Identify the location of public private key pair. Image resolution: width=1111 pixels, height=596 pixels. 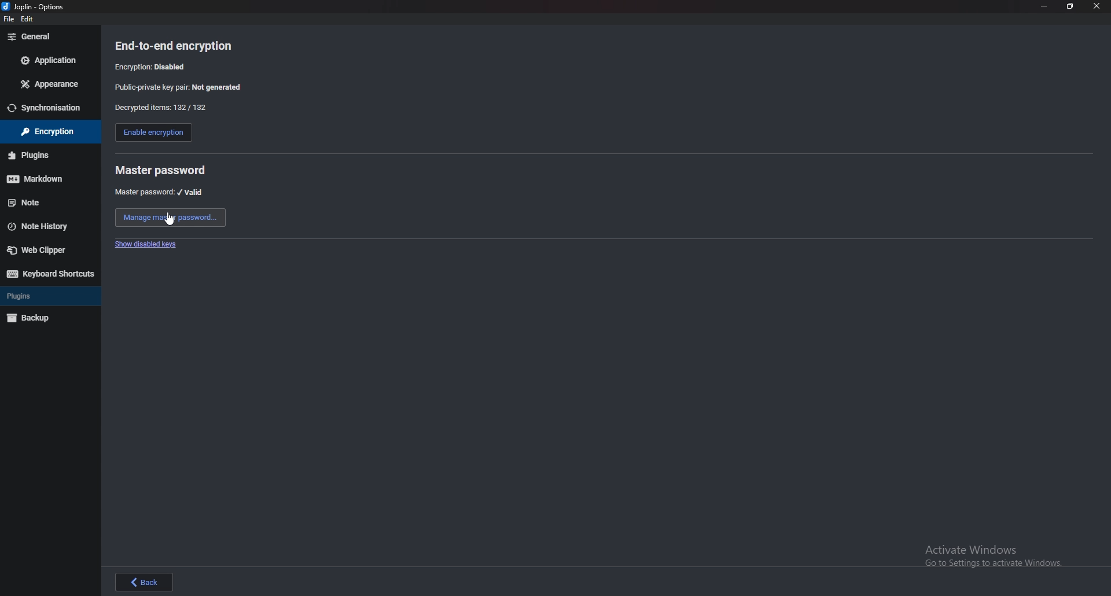
(187, 87).